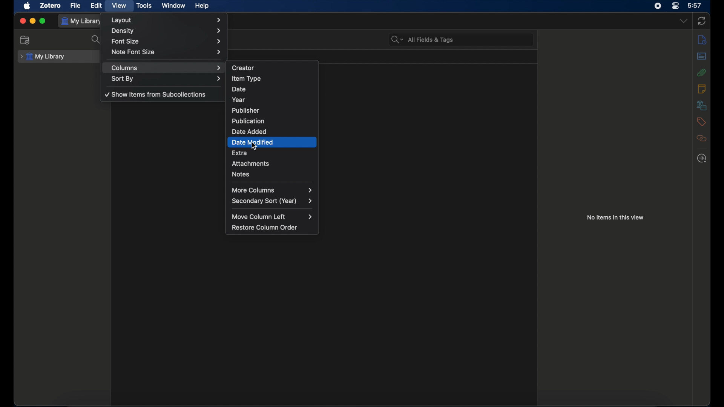 This screenshot has height=407, width=724. What do you see at coordinates (32, 21) in the screenshot?
I see `minimize` at bounding box center [32, 21].